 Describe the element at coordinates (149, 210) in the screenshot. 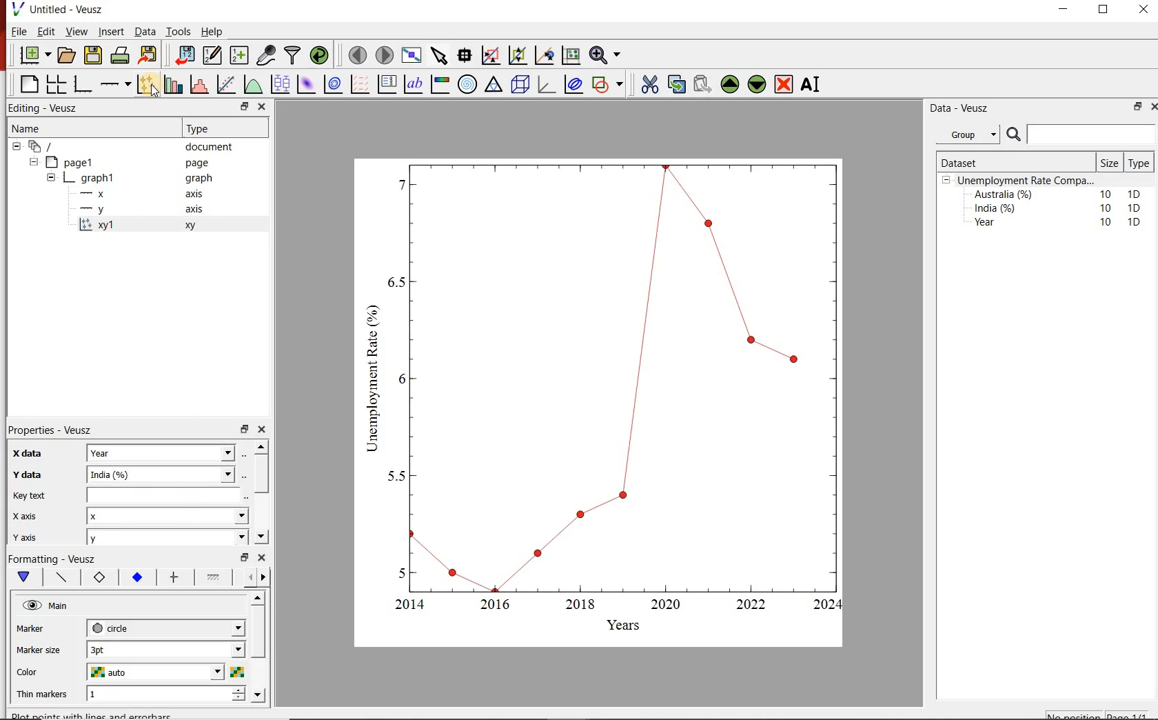

I see `y axis` at that location.